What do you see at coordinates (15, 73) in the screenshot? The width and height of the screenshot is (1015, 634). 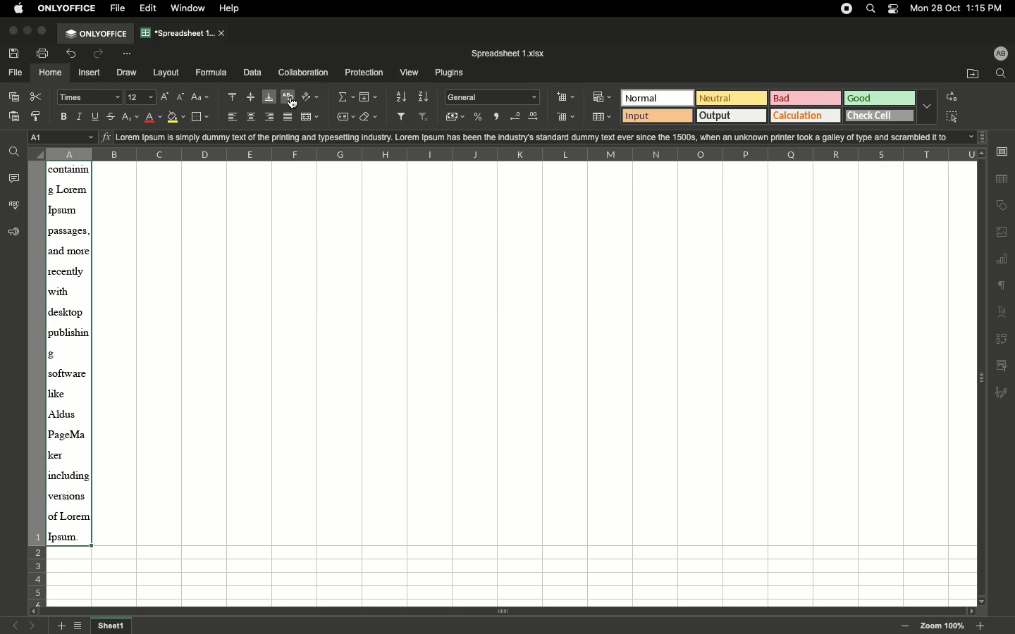 I see `File` at bounding box center [15, 73].